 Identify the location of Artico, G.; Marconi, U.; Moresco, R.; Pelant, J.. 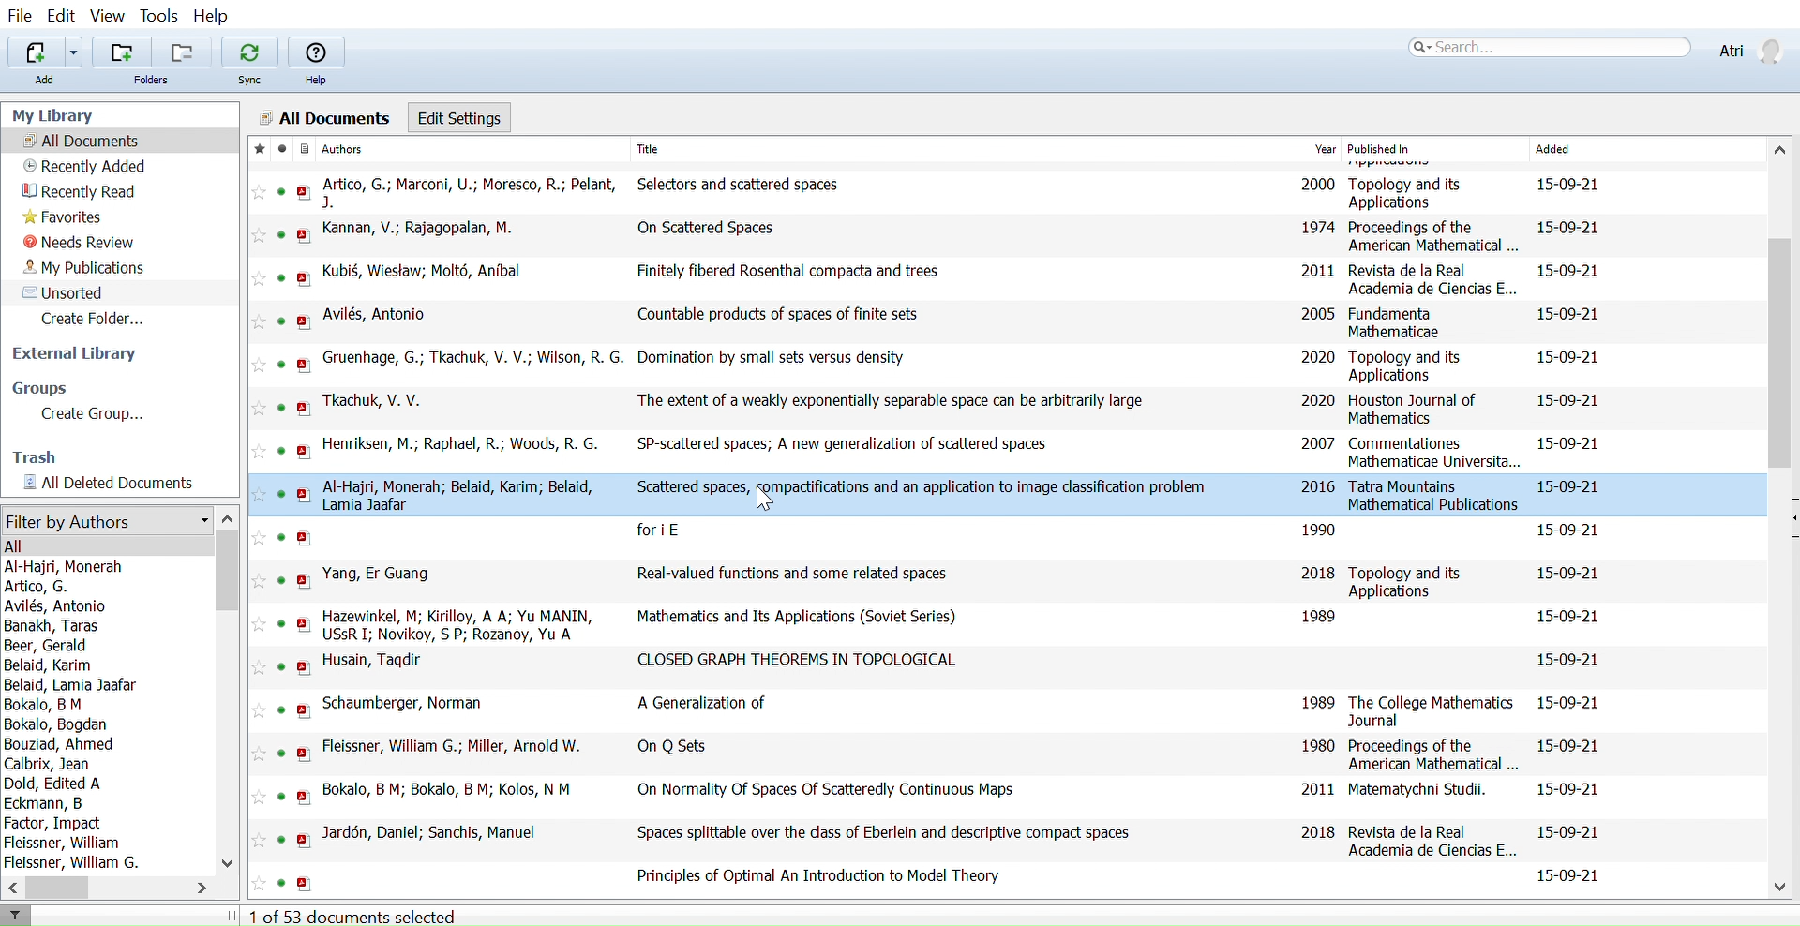
(471, 194).